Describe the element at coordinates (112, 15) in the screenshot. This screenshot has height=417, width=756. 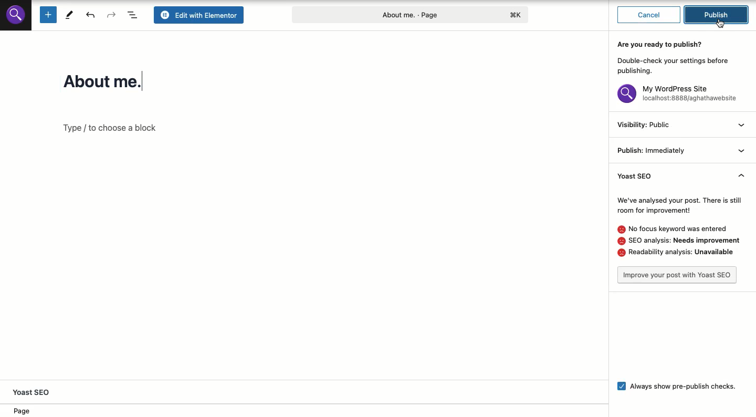
I see `Redo` at that location.